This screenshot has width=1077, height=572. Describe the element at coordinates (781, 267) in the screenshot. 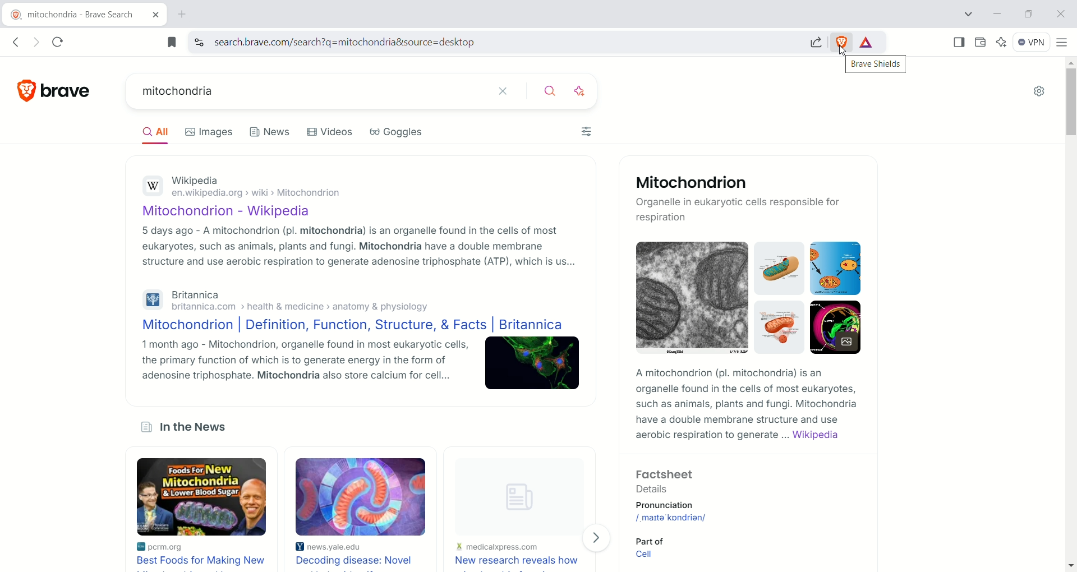

I see `Image` at that location.